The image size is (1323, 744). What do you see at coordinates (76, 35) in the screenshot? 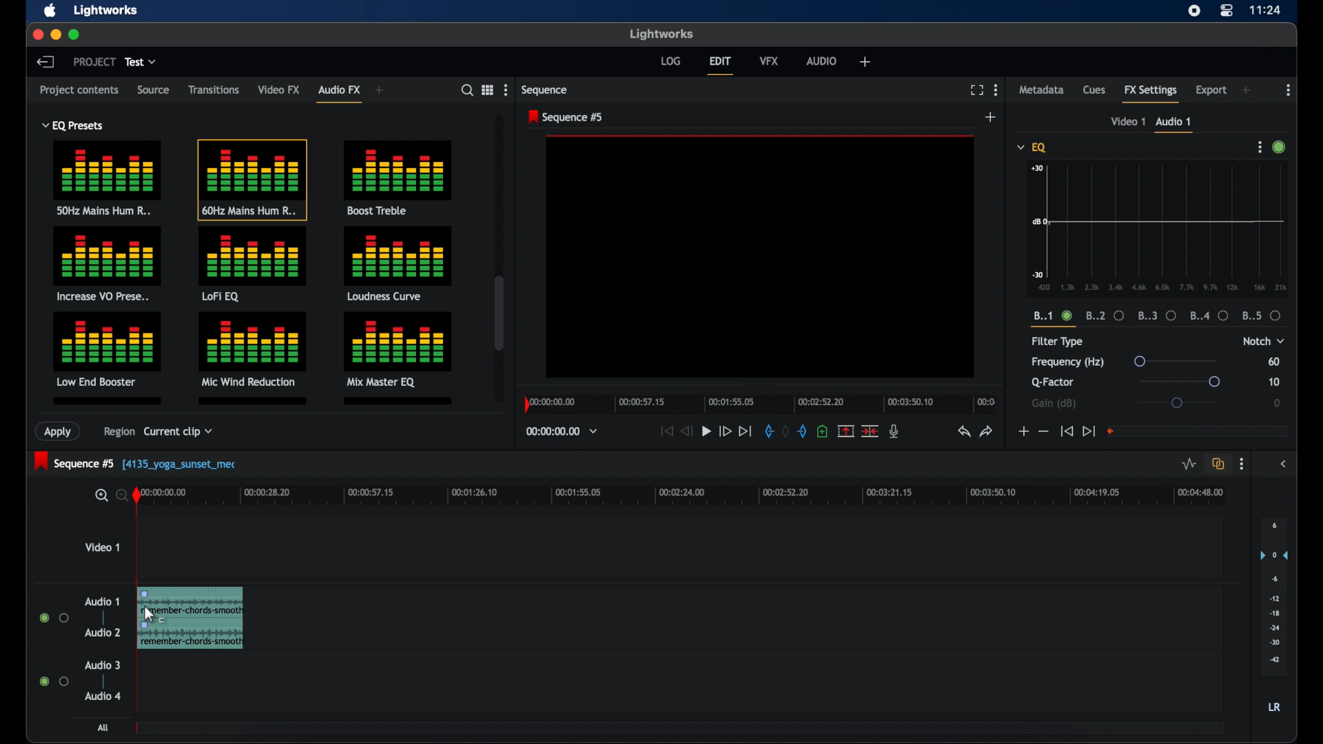
I see `maximize` at bounding box center [76, 35].